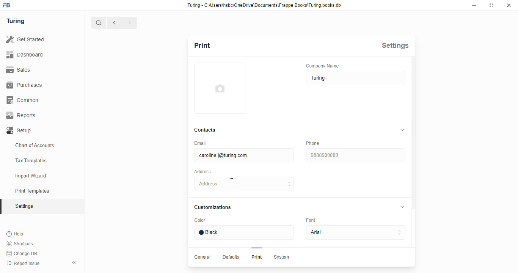 The height and width of the screenshot is (273, 518). I want to click on caroline.j@turing.com, so click(245, 155).